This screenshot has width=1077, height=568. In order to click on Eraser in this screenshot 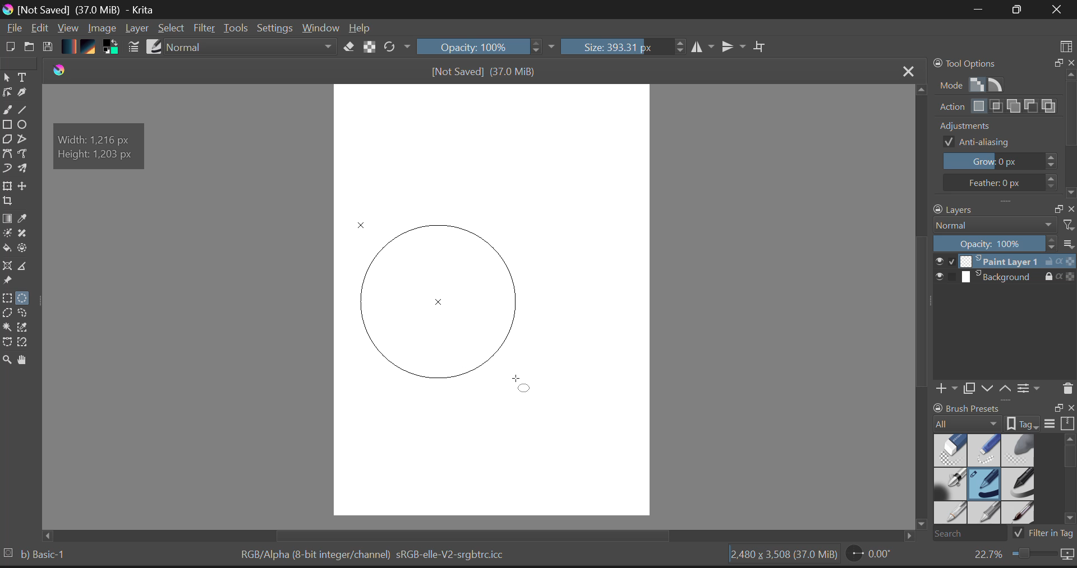, I will do `click(347, 47)`.